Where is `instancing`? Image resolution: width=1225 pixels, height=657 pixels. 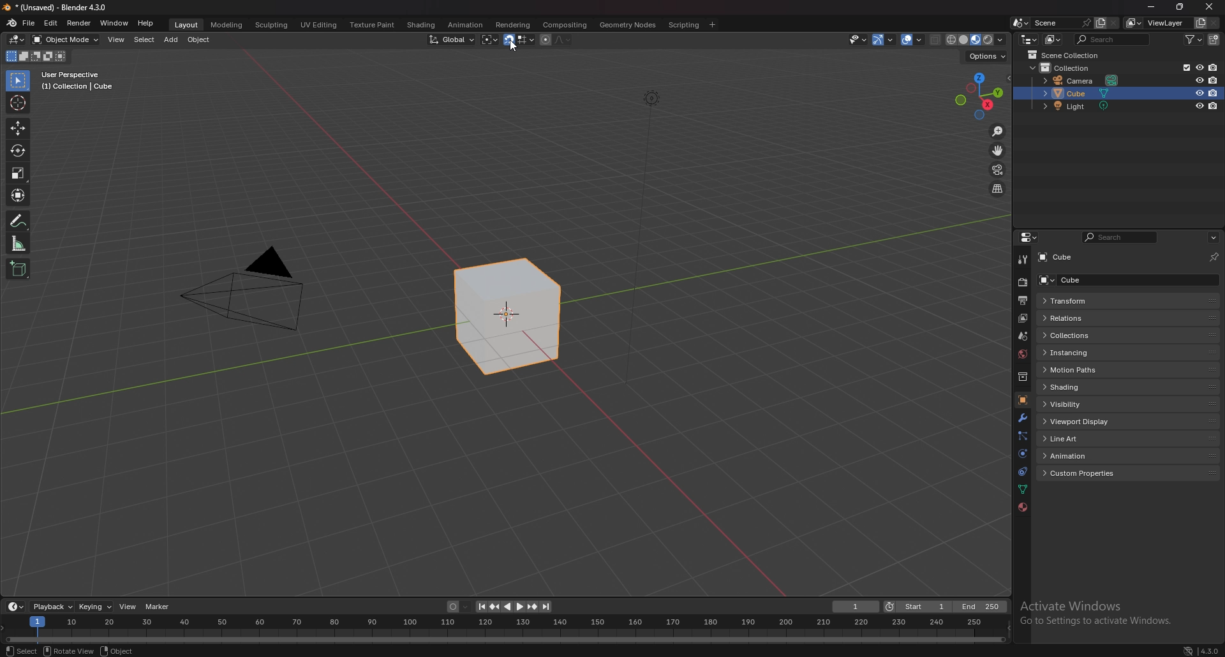 instancing is located at coordinates (1080, 352).